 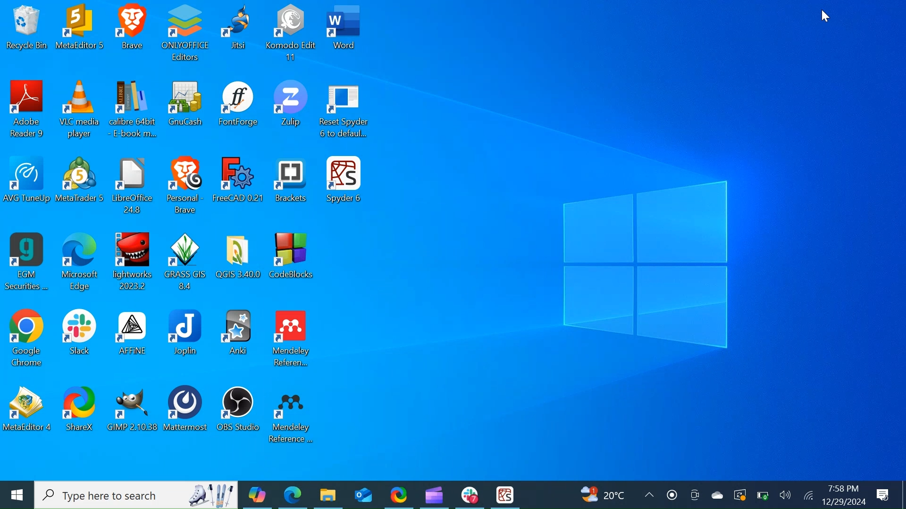 What do you see at coordinates (883, 495) in the screenshot?
I see `Notification` at bounding box center [883, 495].